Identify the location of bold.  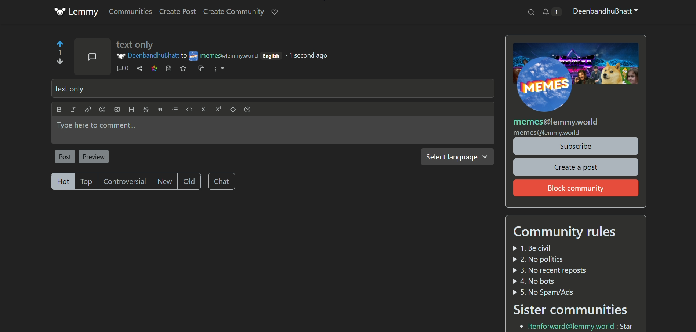
(59, 109).